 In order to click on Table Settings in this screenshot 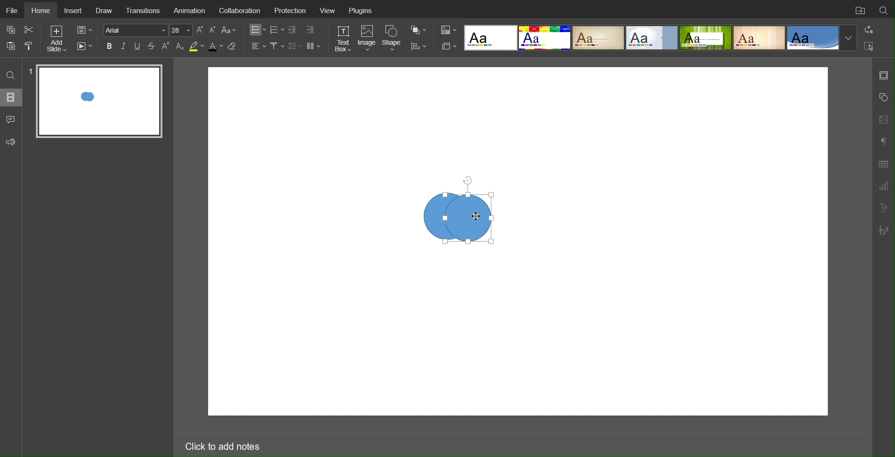, I will do `click(883, 163)`.